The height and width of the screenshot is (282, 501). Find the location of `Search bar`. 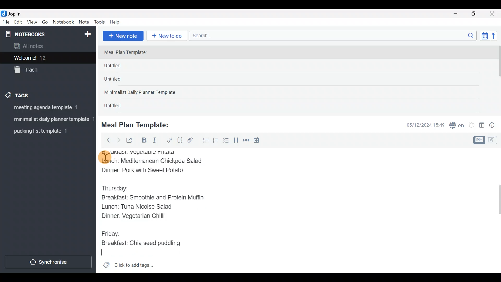

Search bar is located at coordinates (334, 35).